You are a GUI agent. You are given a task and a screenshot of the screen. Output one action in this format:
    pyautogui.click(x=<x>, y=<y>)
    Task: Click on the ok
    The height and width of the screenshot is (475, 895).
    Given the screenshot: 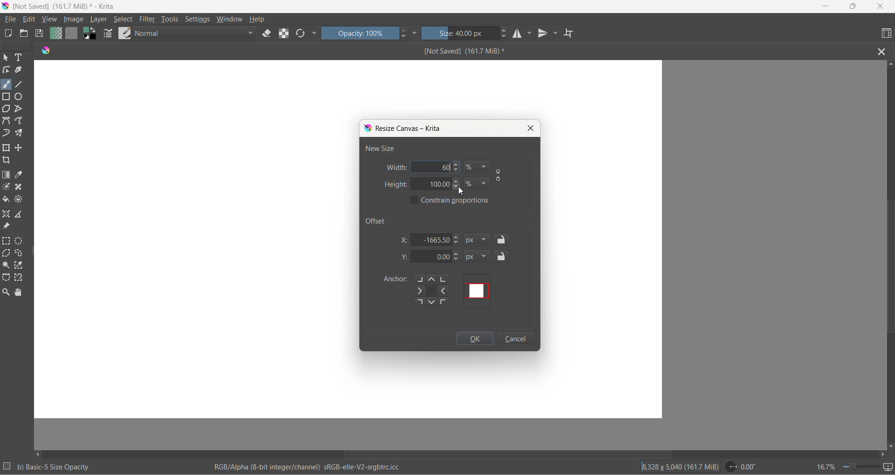 What is the action you would take?
    pyautogui.click(x=475, y=340)
    